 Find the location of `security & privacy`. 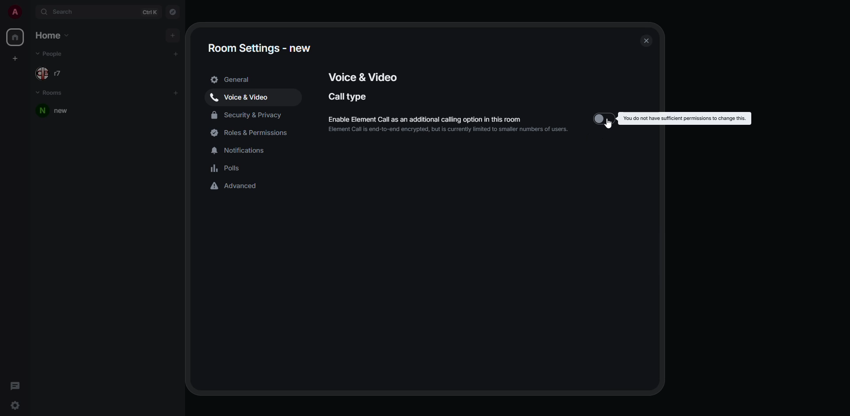

security & privacy is located at coordinates (248, 114).